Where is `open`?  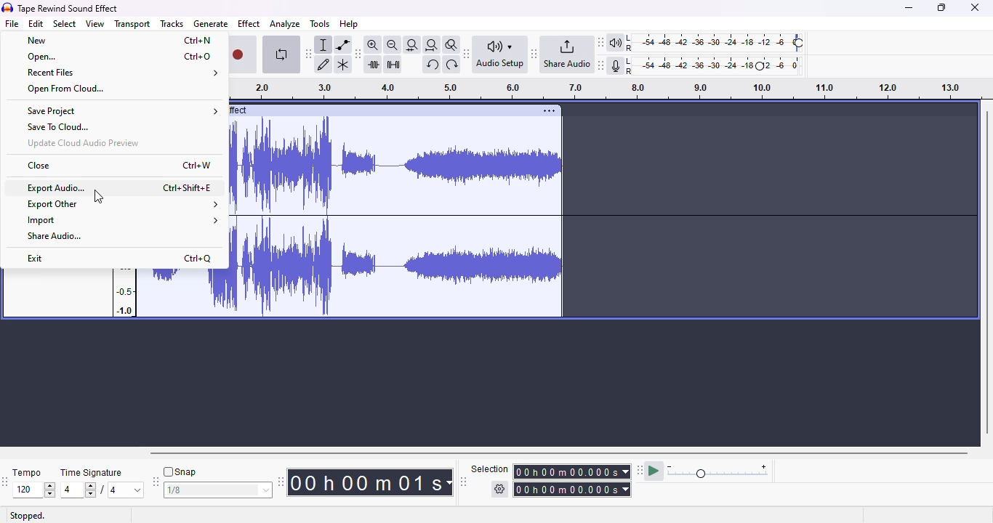 open is located at coordinates (41, 56).